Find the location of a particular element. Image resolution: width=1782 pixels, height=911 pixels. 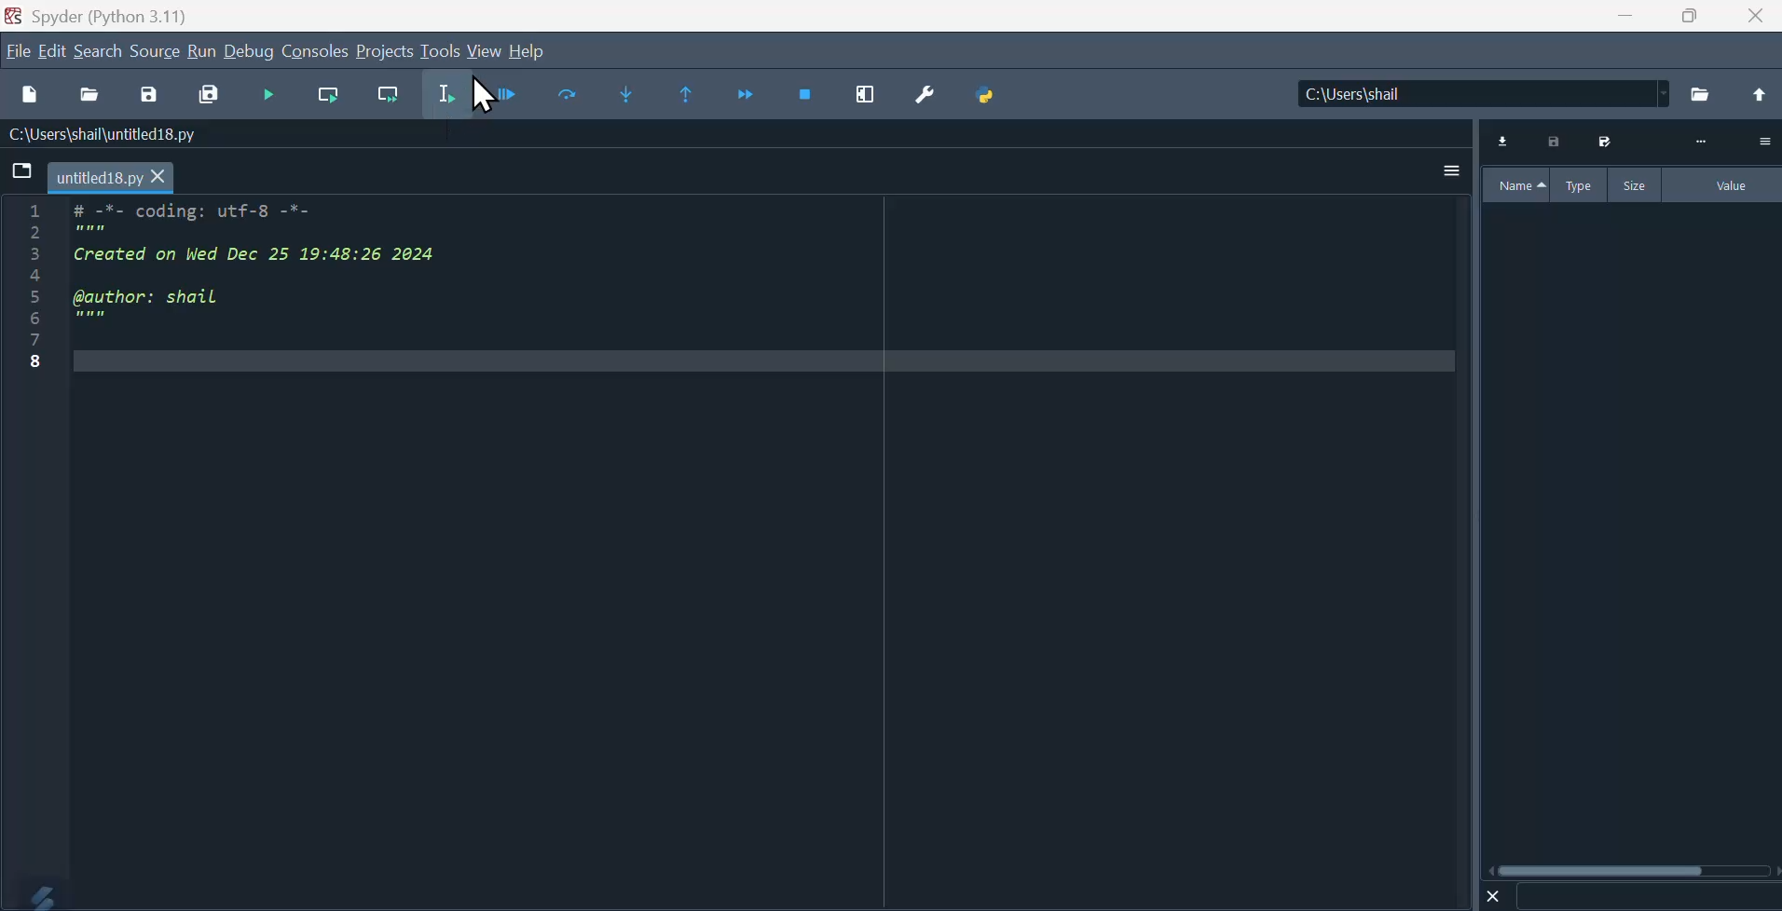

save is located at coordinates (148, 98).